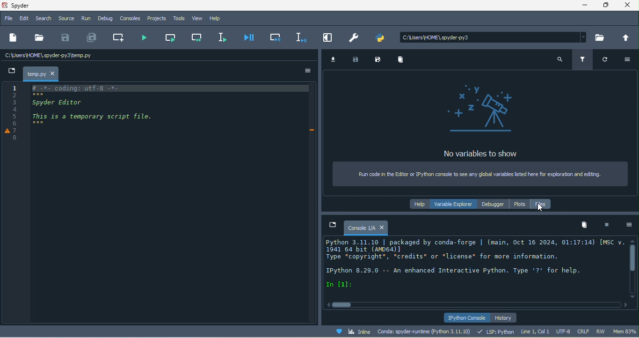 This screenshot has width=639, height=338. Describe the element at coordinates (600, 38) in the screenshot. I see `browse` at that location.